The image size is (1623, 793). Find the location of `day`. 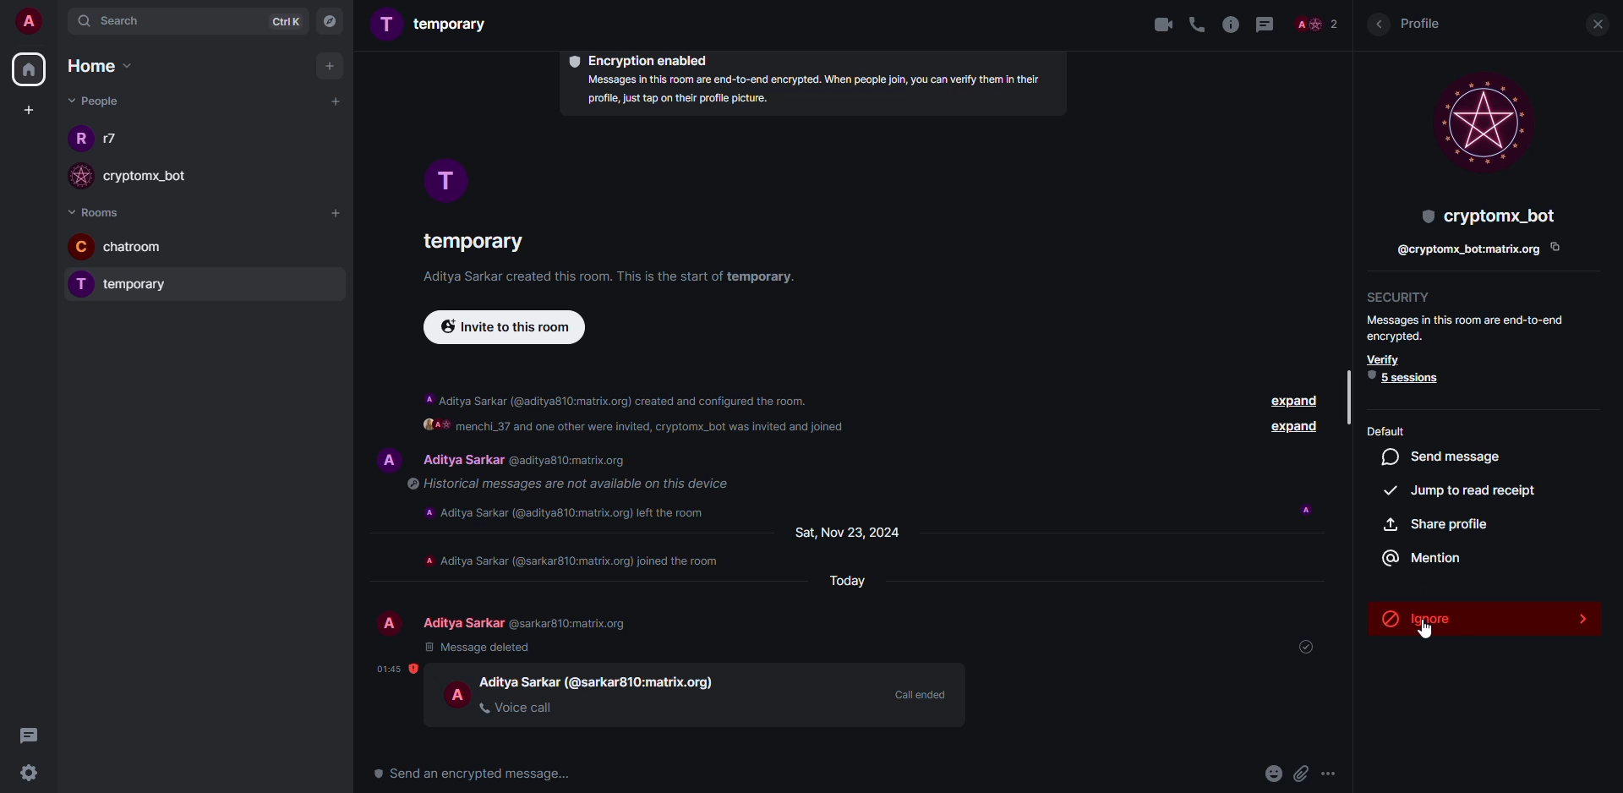

day is located at coordinates (841, 582).